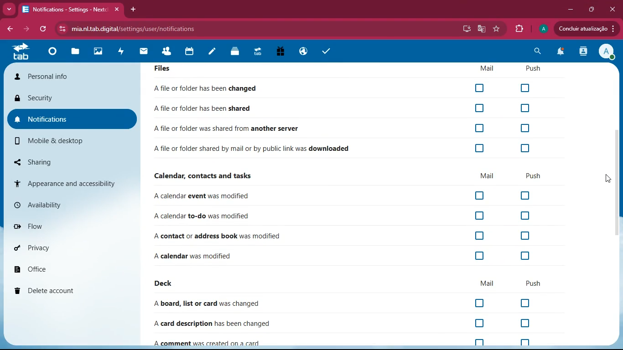 This screenshot has width=623, height=350. What do you see at coordinates (190, 53) in the screenshot?
I see `calendar` at bounding box center [190, 53].